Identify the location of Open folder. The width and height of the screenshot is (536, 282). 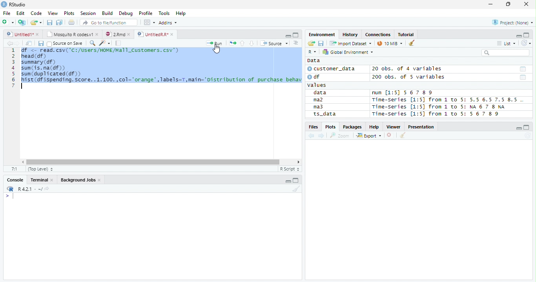
(310, 44).